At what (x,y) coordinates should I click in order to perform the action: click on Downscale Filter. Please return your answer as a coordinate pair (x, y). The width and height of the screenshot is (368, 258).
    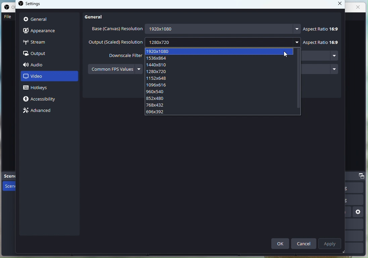
    Looking at the image, I should click on (120, 55).